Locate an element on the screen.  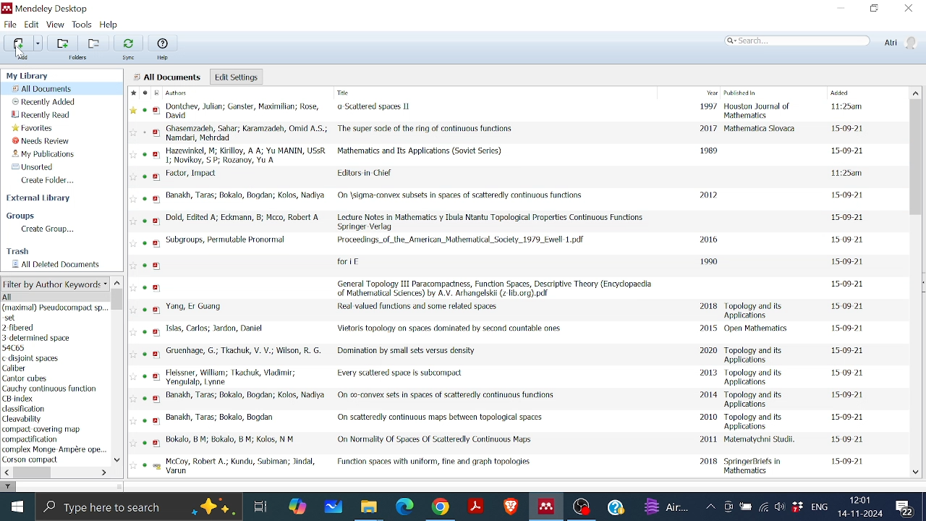
Published in is located at coordinates (756, 399).